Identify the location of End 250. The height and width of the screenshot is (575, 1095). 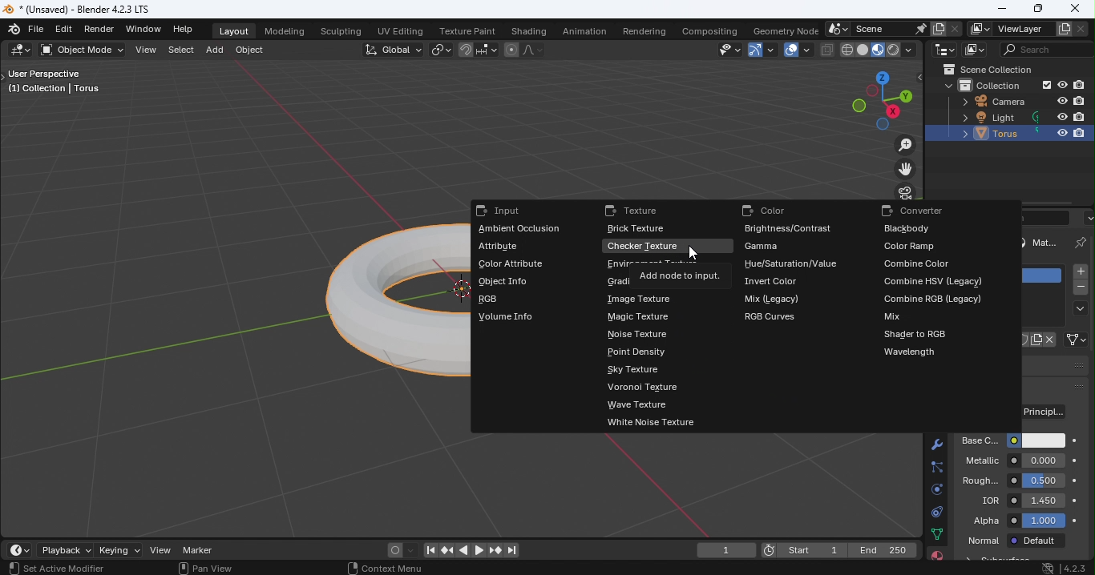
(881, 551).